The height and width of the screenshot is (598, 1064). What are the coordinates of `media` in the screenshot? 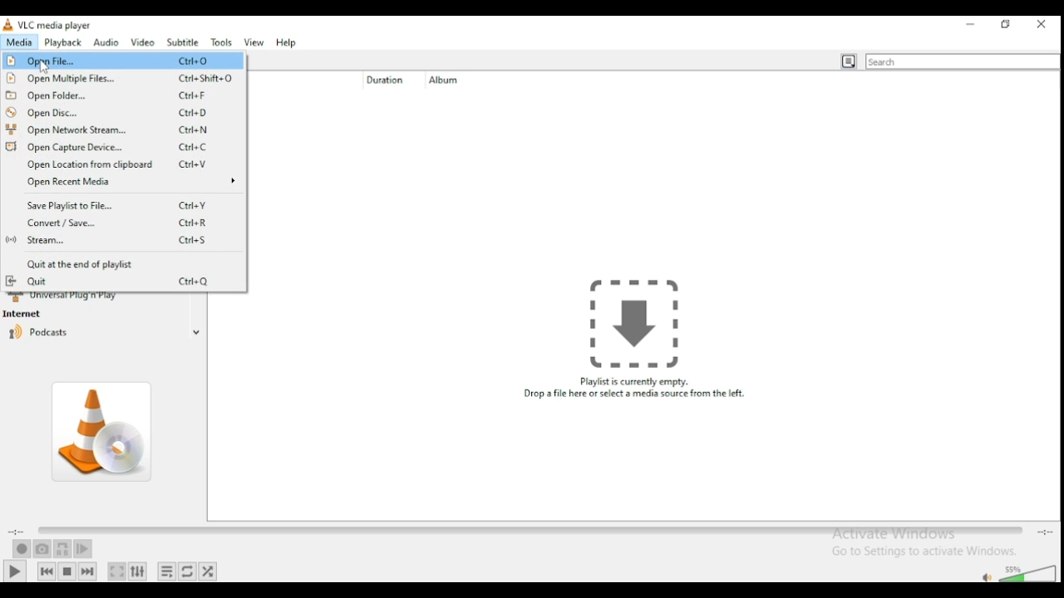 It's located at (20, 42).